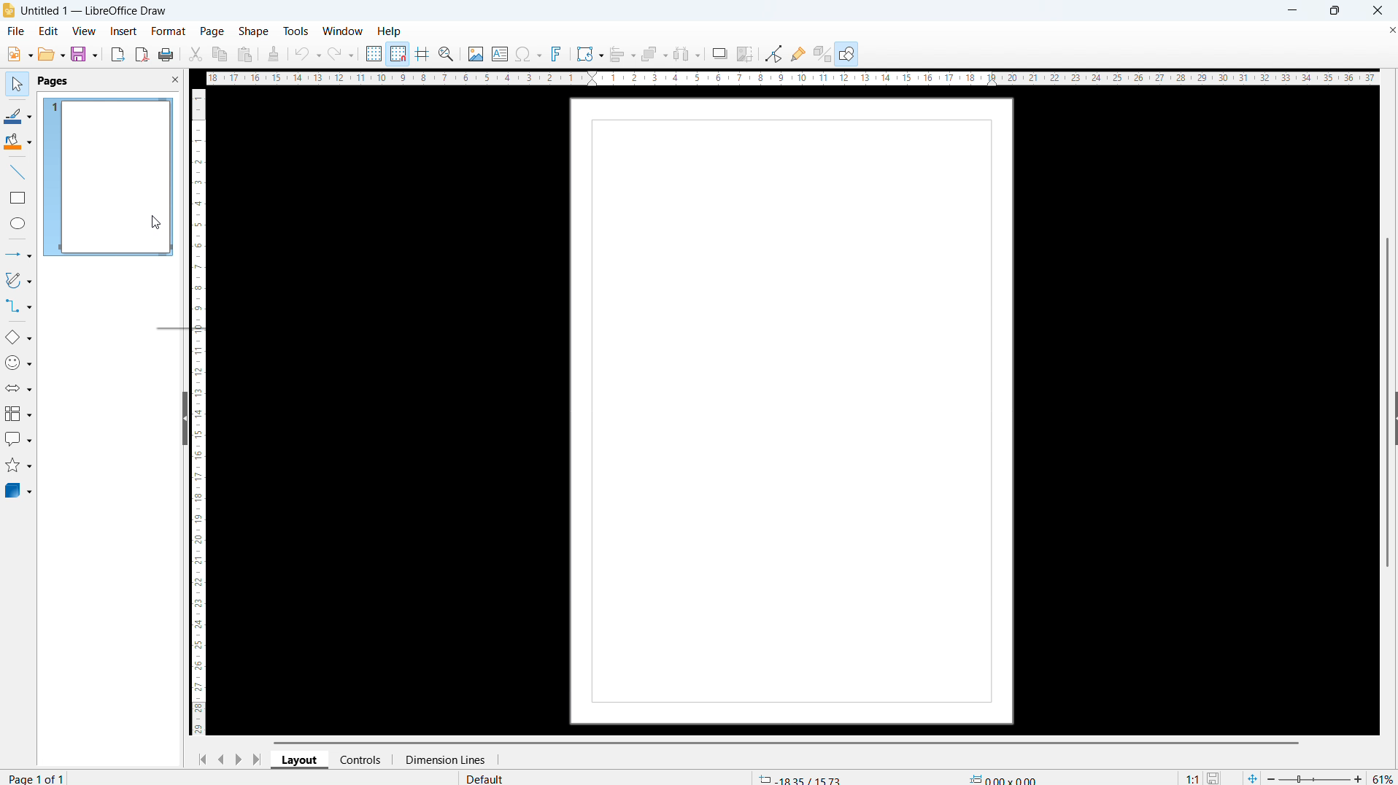  Describe the element at coordinates (295, 31) in the screenshot. I see `tools` at that location.